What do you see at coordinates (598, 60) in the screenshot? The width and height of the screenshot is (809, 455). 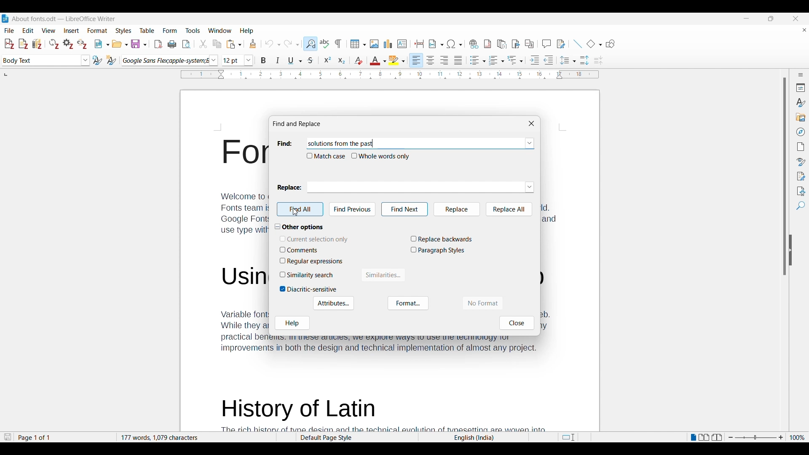 I see `Decrease paragraph spacing` at bounding box center [598, 60].